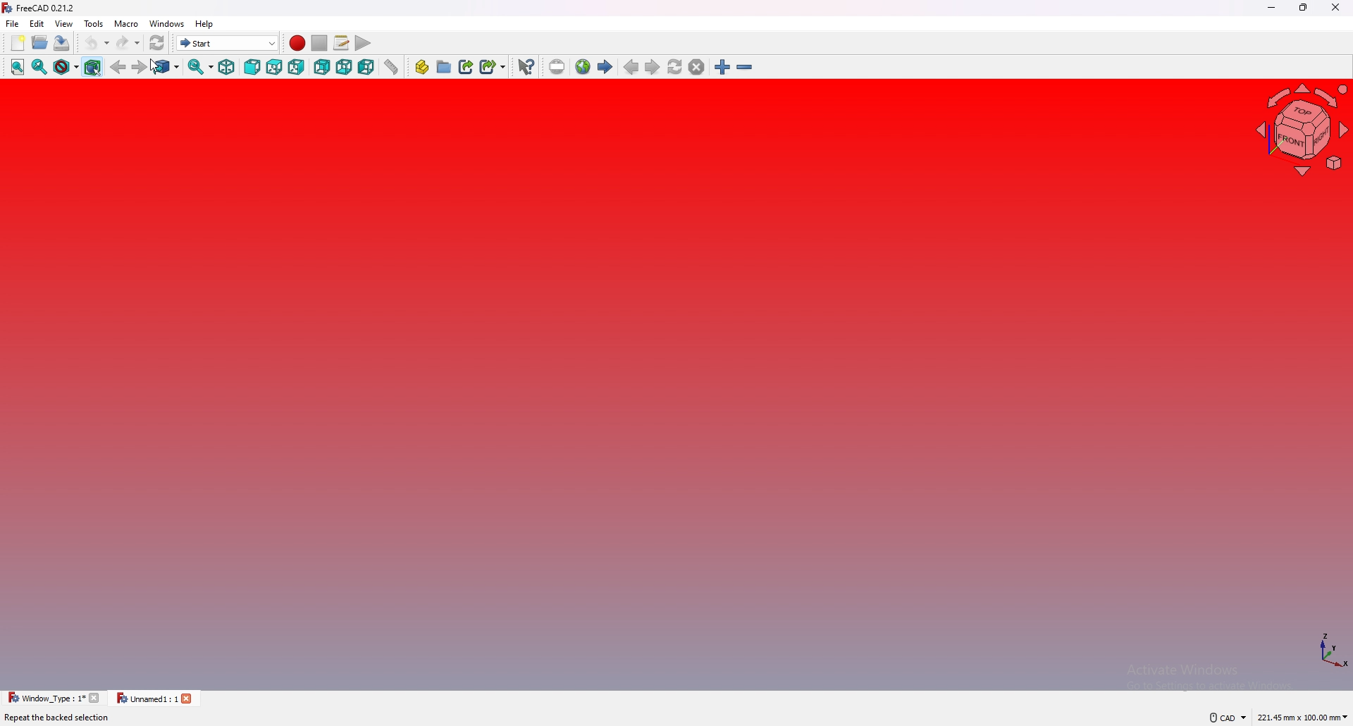  I want to click on forward, so click(140, 67).